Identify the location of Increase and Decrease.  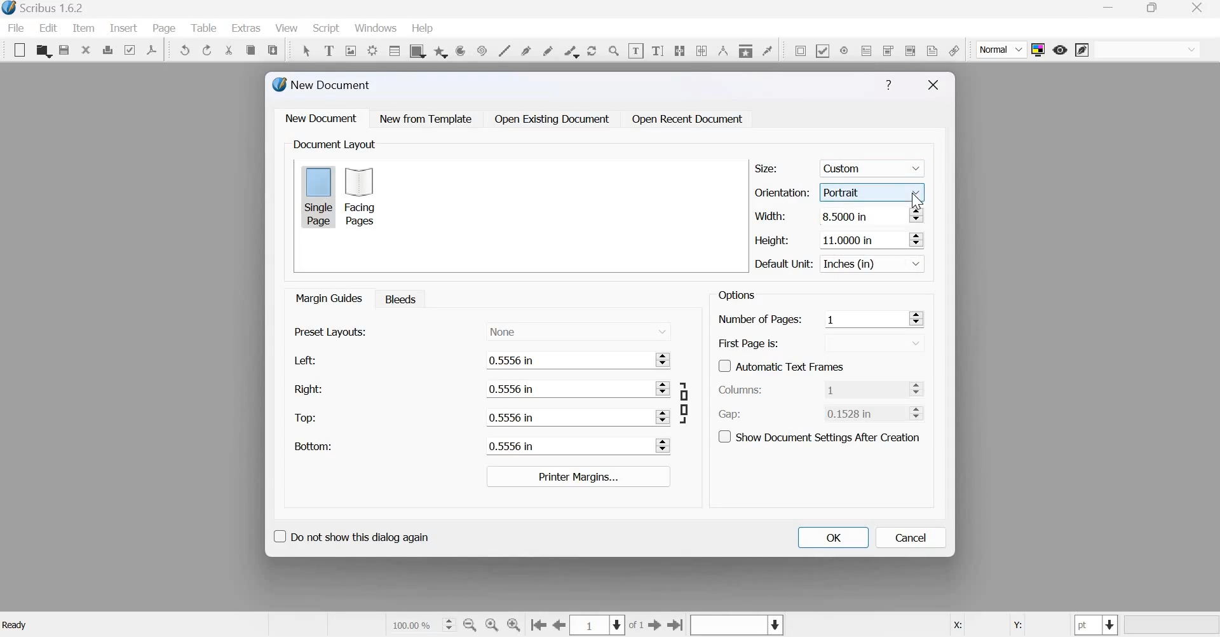
(915, 216).